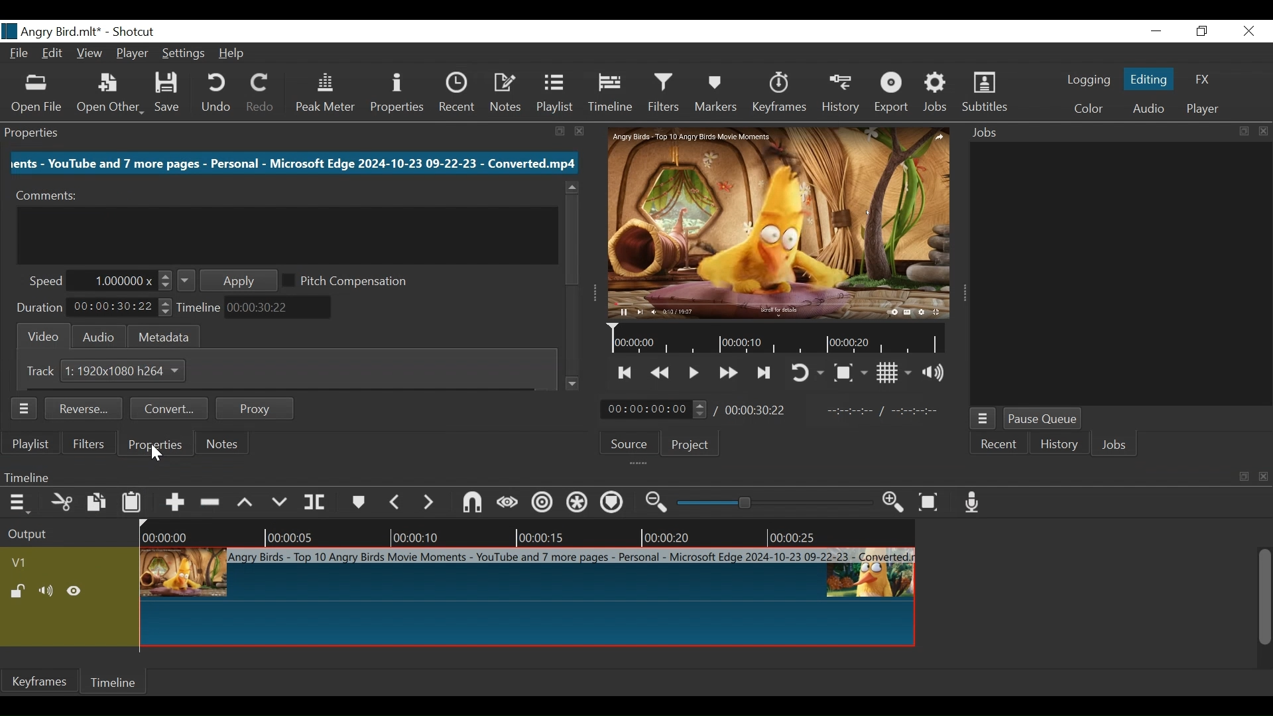  What do you see at coordinates (896, 504) in the screenshot?
I see `Zoom timeline in` at bounding box center [896, 504].